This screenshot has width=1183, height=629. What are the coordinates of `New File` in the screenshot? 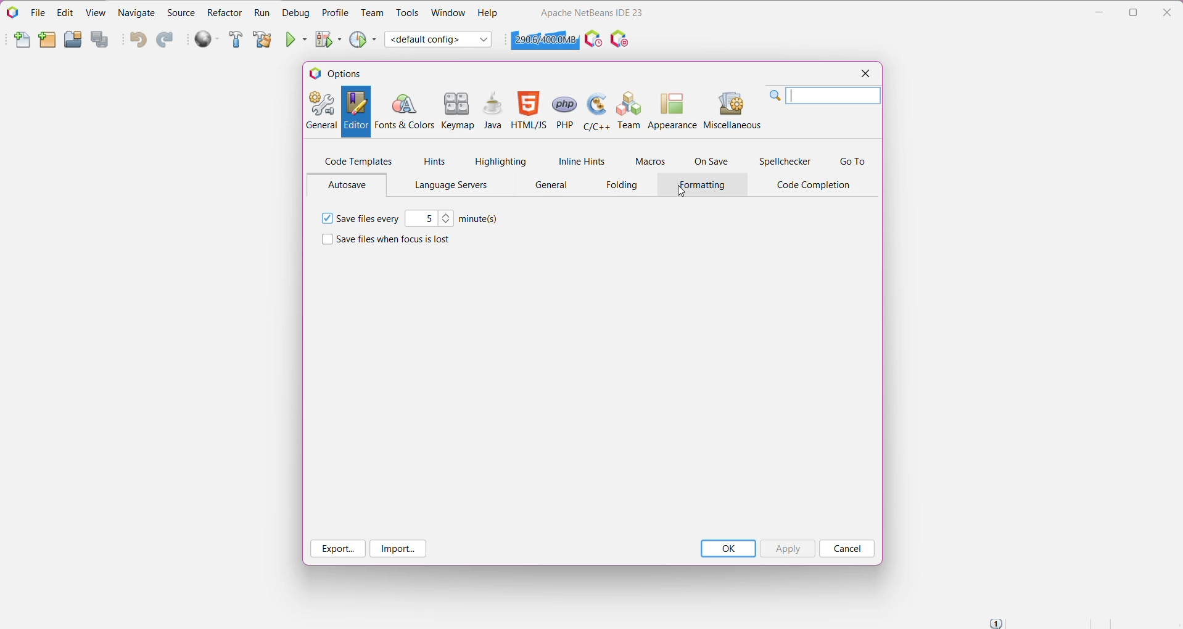 It's located at (22, 42).